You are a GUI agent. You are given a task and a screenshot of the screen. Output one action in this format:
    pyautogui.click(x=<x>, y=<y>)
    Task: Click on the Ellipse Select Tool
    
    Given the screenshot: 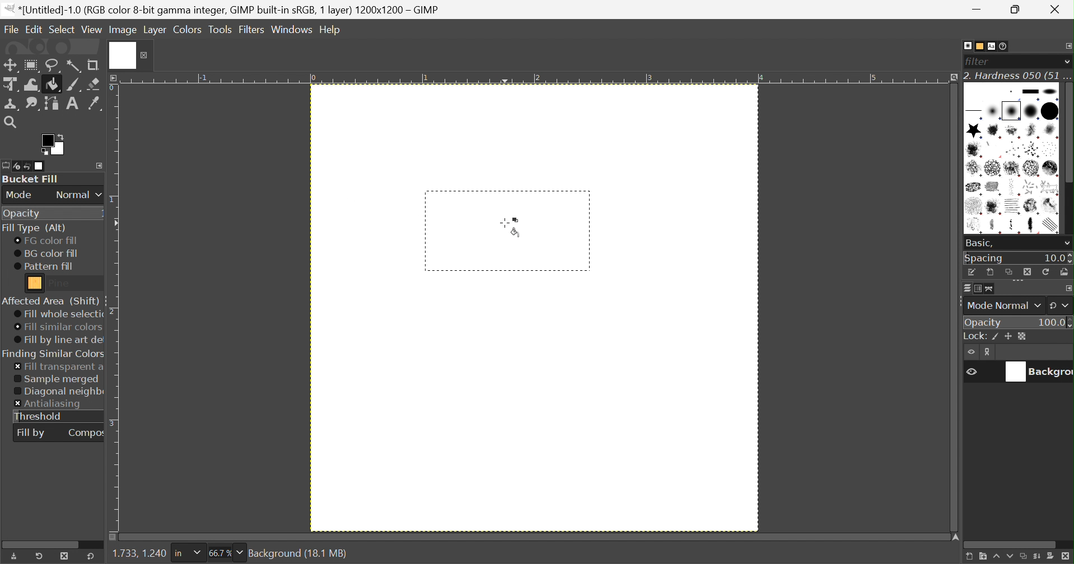 What is the action you would take?
    pyautogui.click(x=31, y=65)
    